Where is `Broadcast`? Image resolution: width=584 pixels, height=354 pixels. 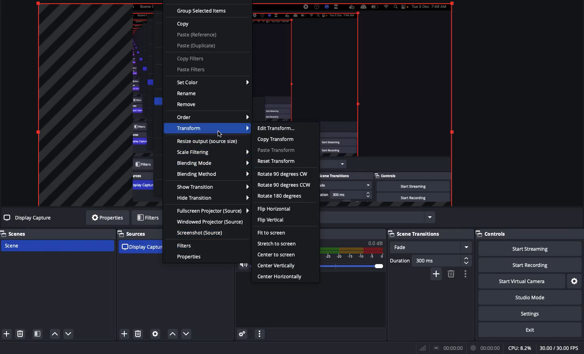
Broadcast is located at coordinates (448, 348).